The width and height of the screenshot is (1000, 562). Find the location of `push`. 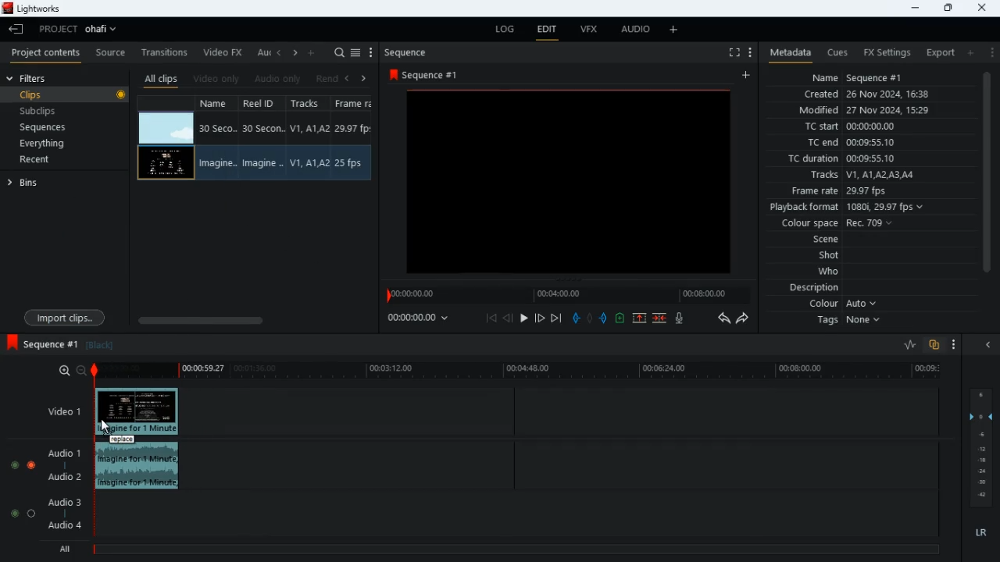

push is located at coordinates (605, 319).